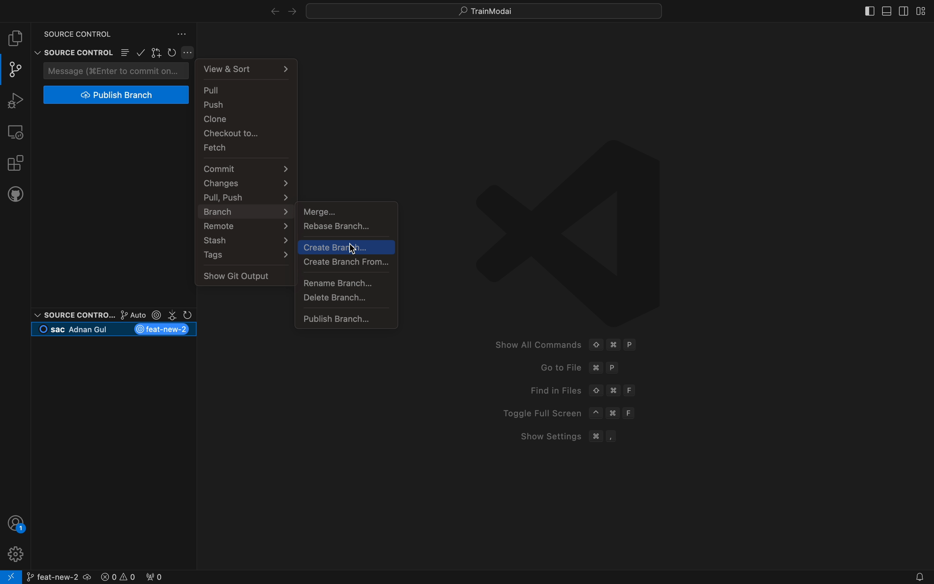  I want to click on Up, so click(596, 344).